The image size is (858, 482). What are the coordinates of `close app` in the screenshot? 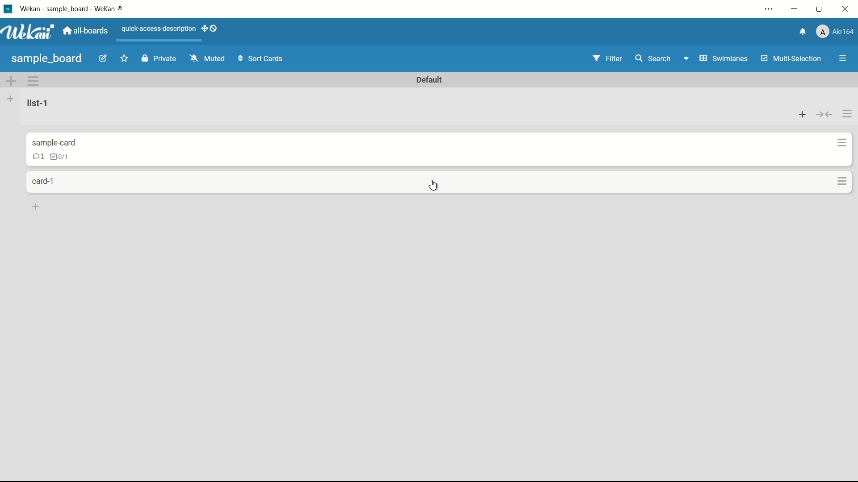 It's located at (845, 10).